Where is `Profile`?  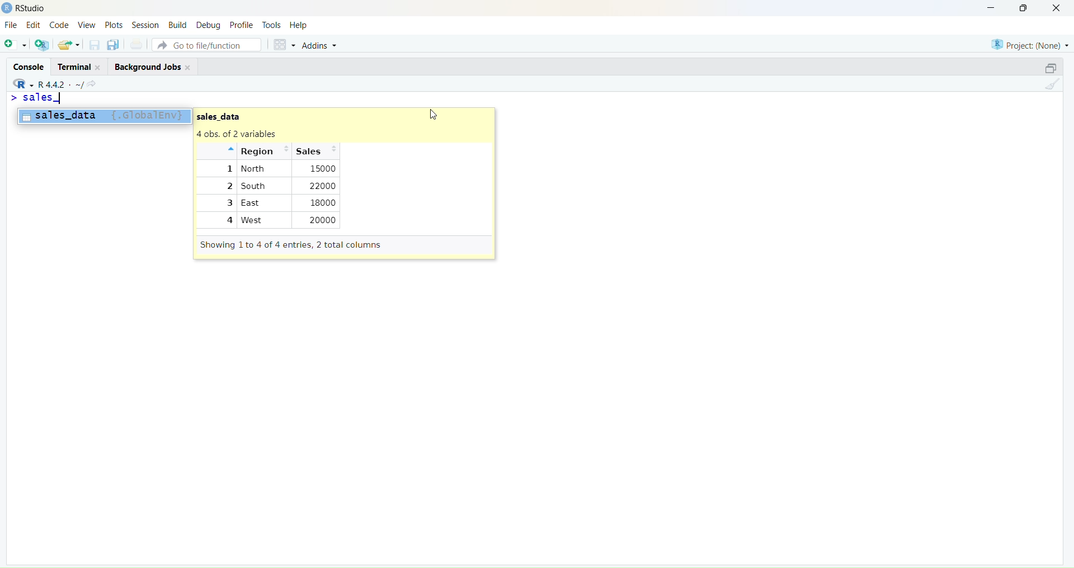 Profile is located at coordinates (242, 26).